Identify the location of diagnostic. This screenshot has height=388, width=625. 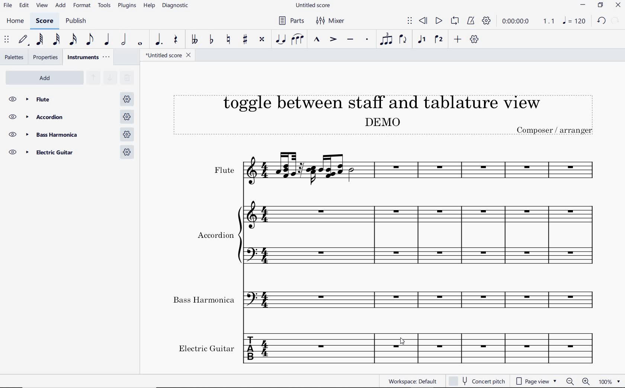
(177, 7).